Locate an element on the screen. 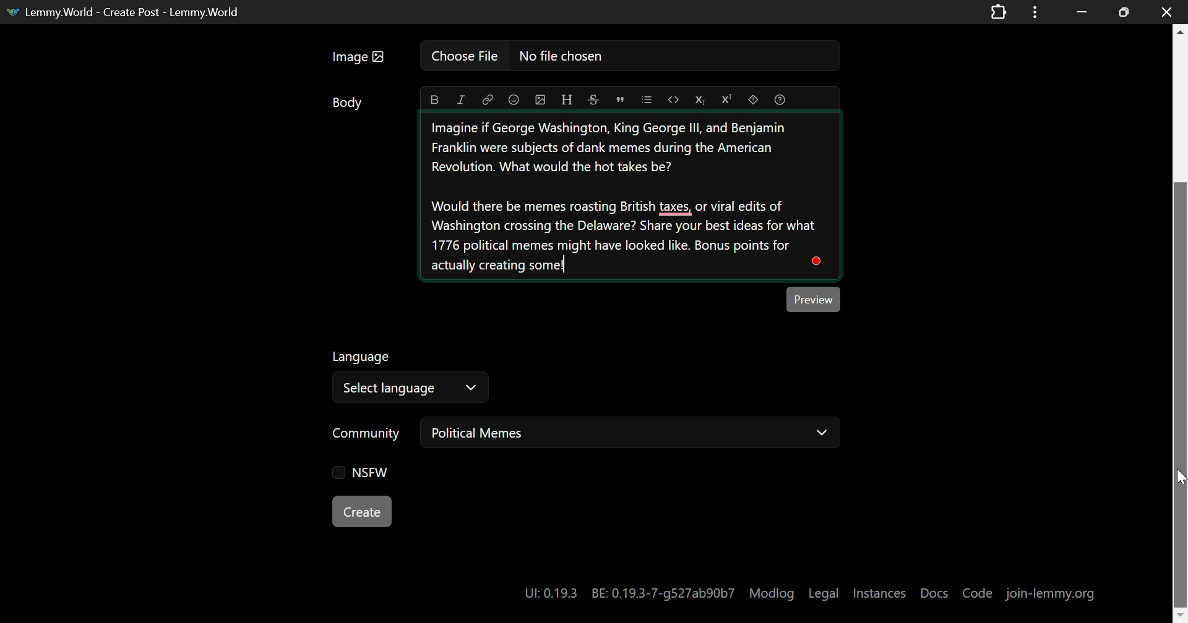 The width and height of the screenshot is (1188, 623). Instances is located at coordinates (881, 593).